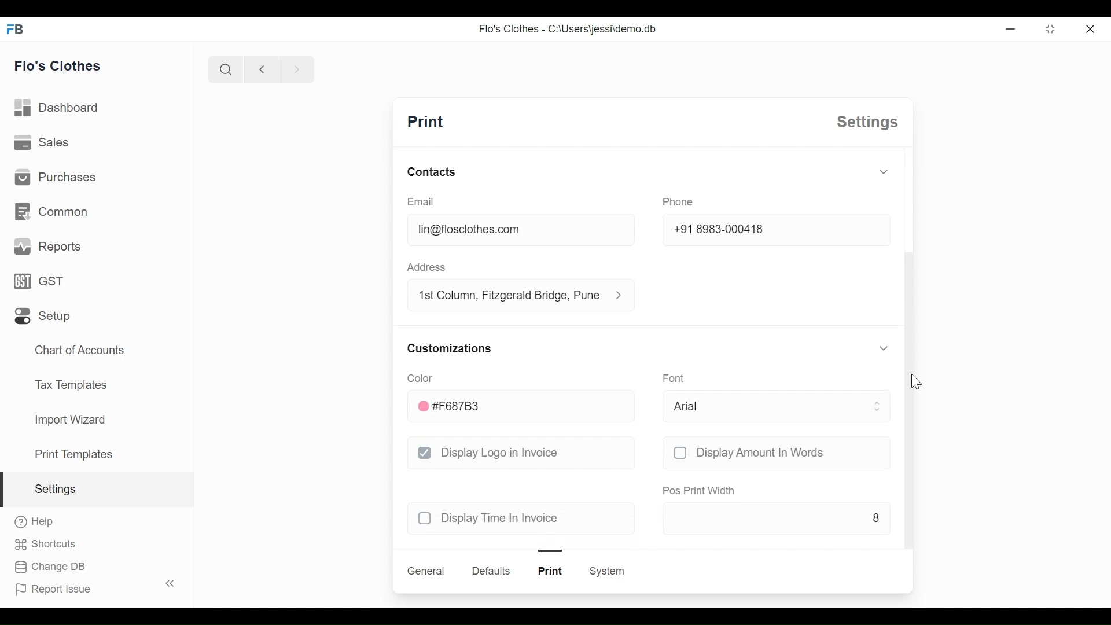  Describe the element at coordinates (777, 517) in the screenshot. I see `8` at that location.